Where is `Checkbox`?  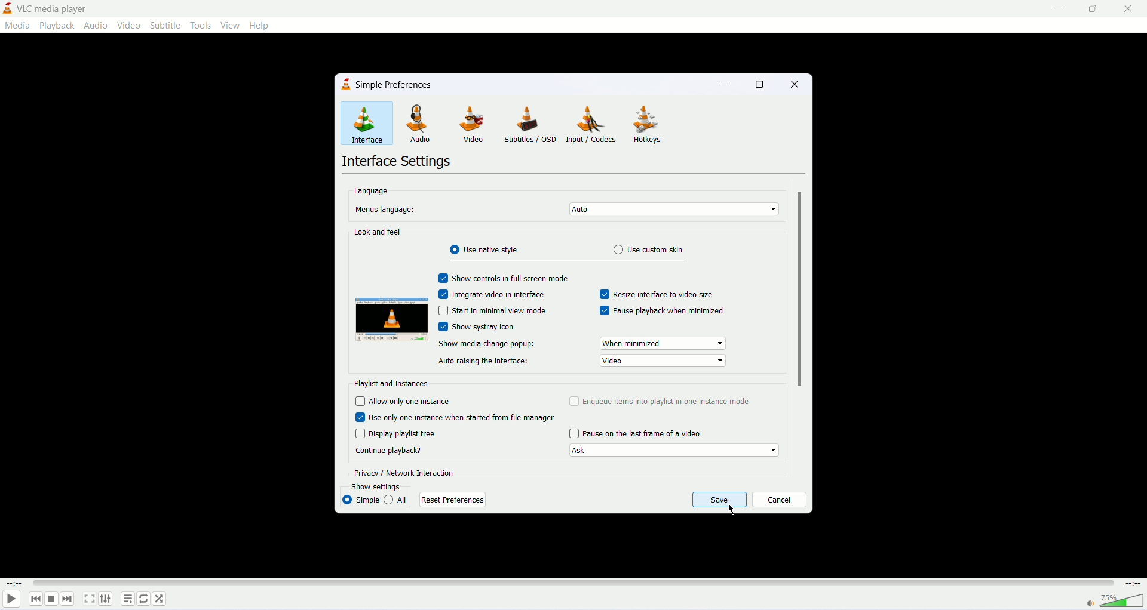 Checkbox is located at coordinates (604, 310).